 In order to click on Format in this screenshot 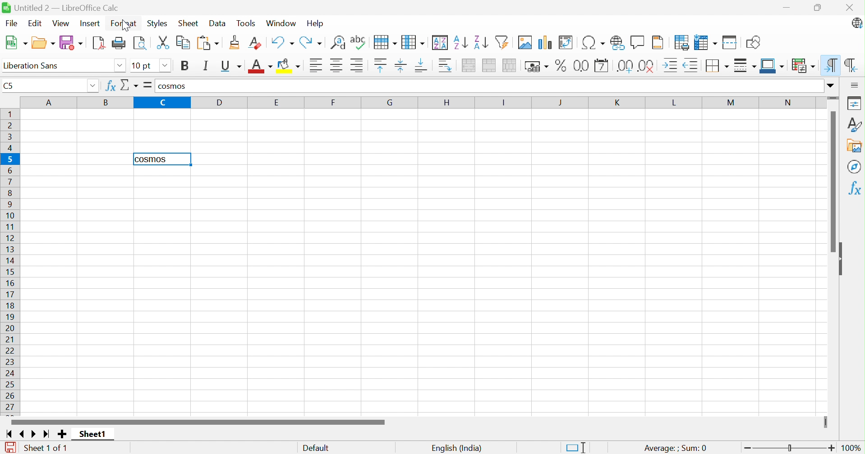, I will do `click(123, 23)`.